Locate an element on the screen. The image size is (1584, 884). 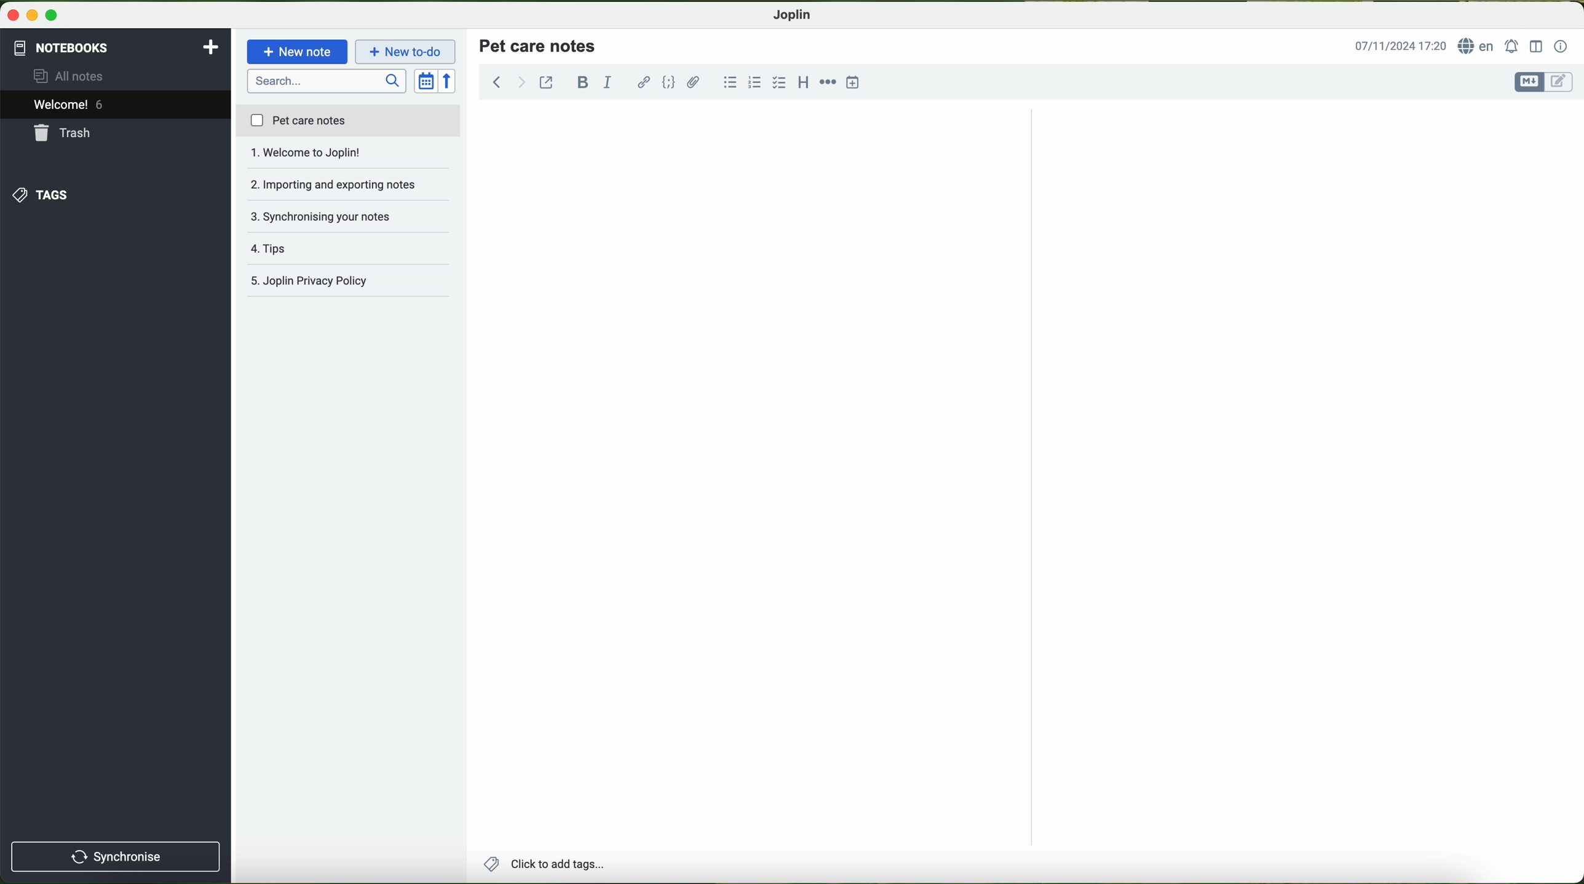
tags is located at coordinates (39, 195).